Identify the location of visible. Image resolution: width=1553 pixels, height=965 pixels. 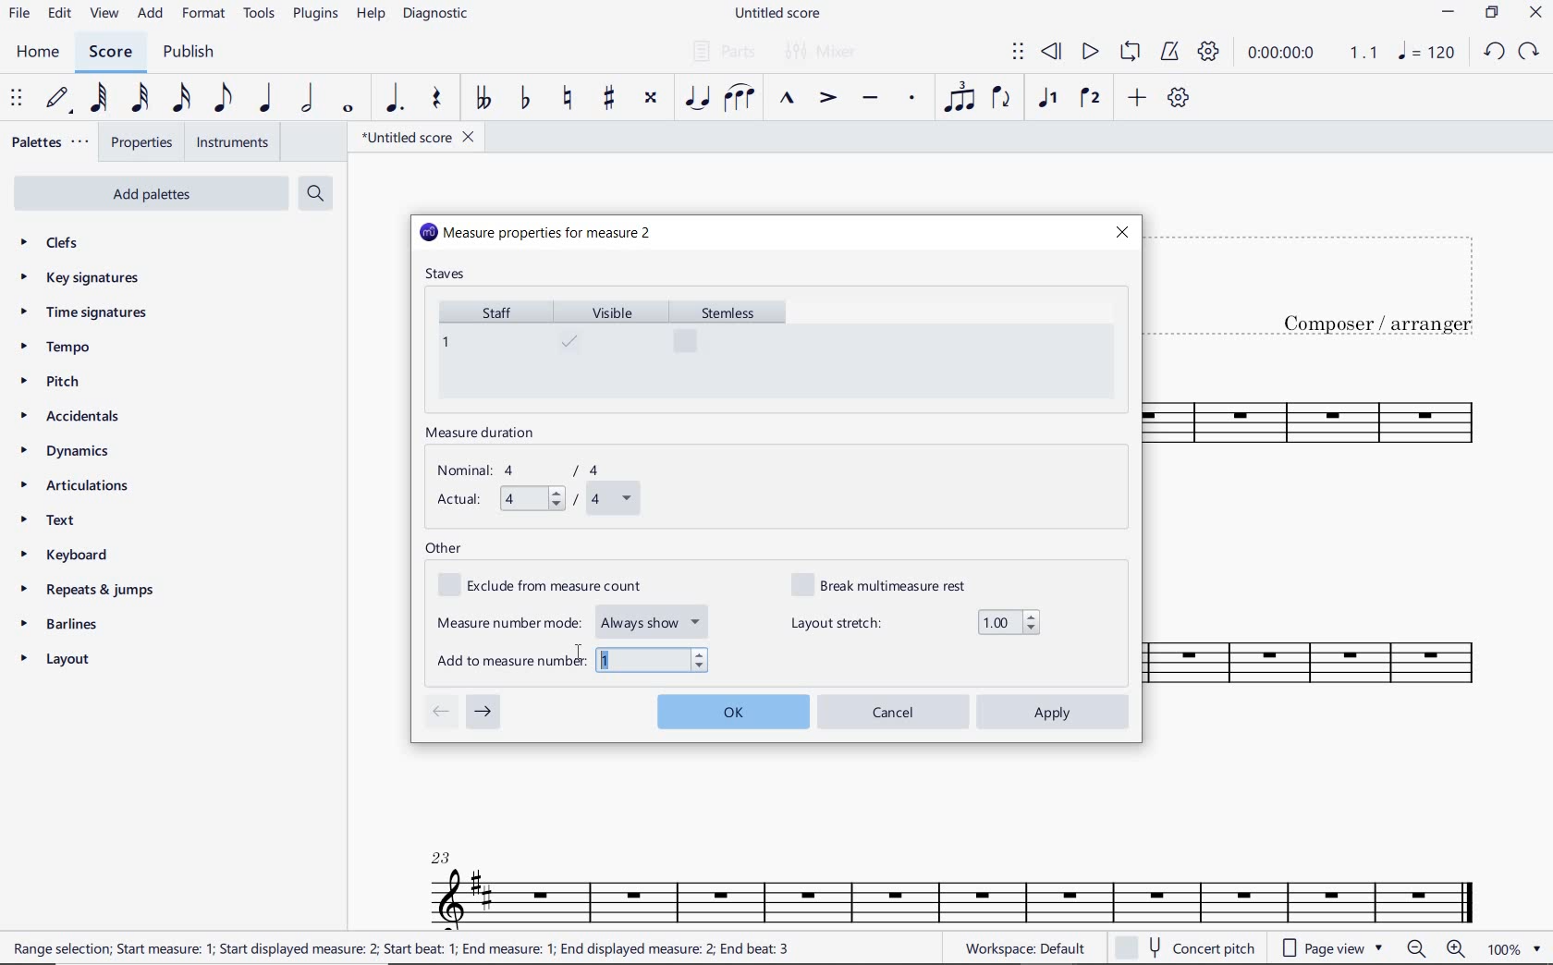
(612, 348).